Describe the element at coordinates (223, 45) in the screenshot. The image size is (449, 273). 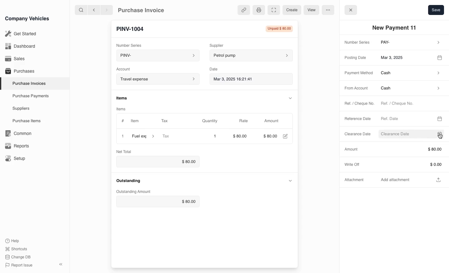
I see `Supplier` at that location.